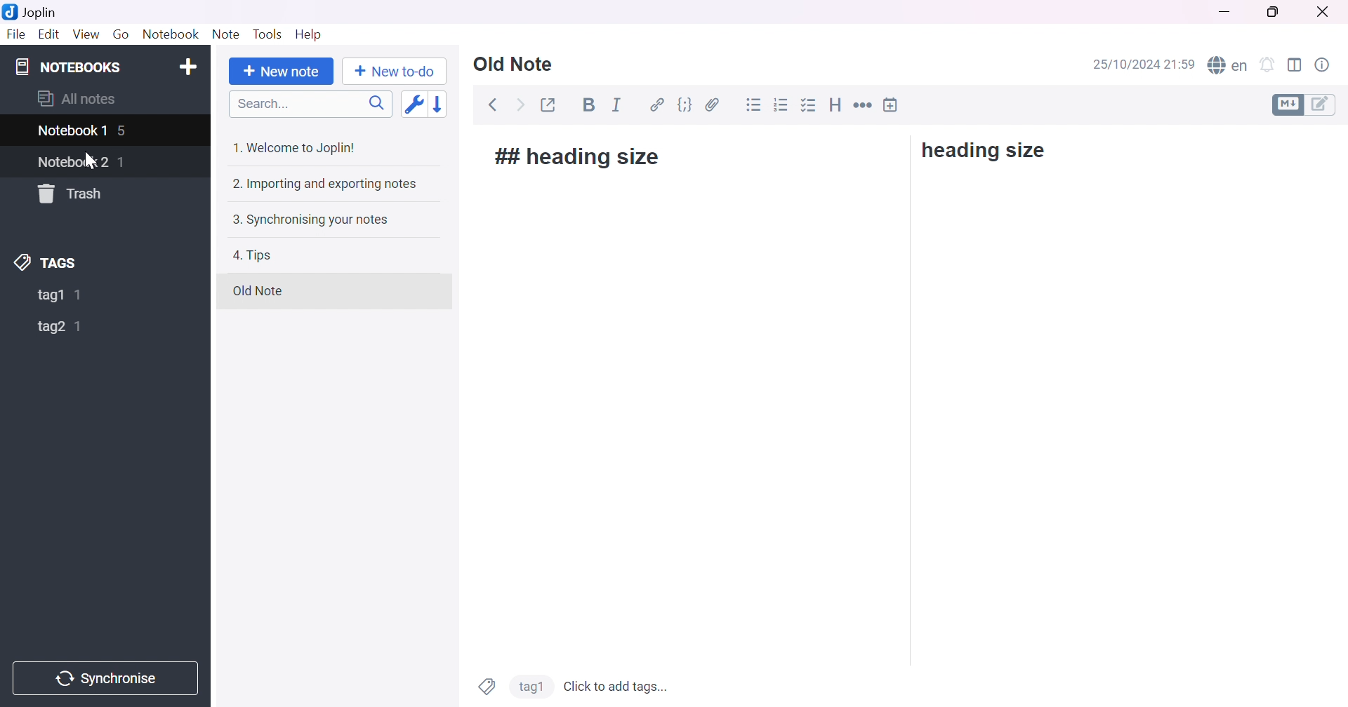  What do you see at coordinates (837, 105) in the screenshot?
I see `Heading` at bounding box center [837, 105].